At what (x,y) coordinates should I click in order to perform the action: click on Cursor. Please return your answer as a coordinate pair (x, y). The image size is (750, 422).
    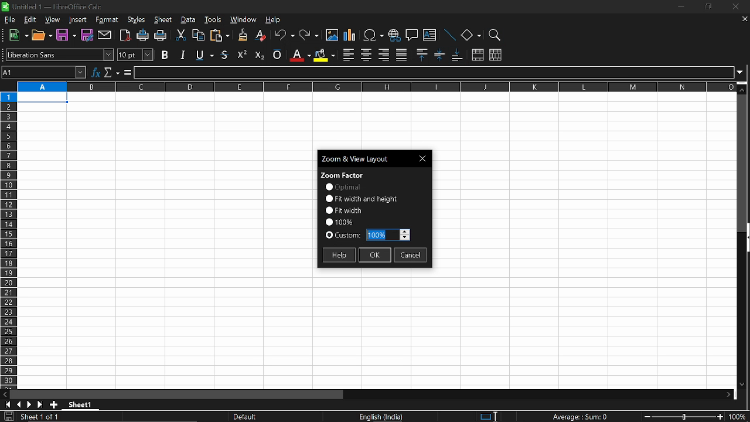
    Looking at the image, I should click on (499, 415).